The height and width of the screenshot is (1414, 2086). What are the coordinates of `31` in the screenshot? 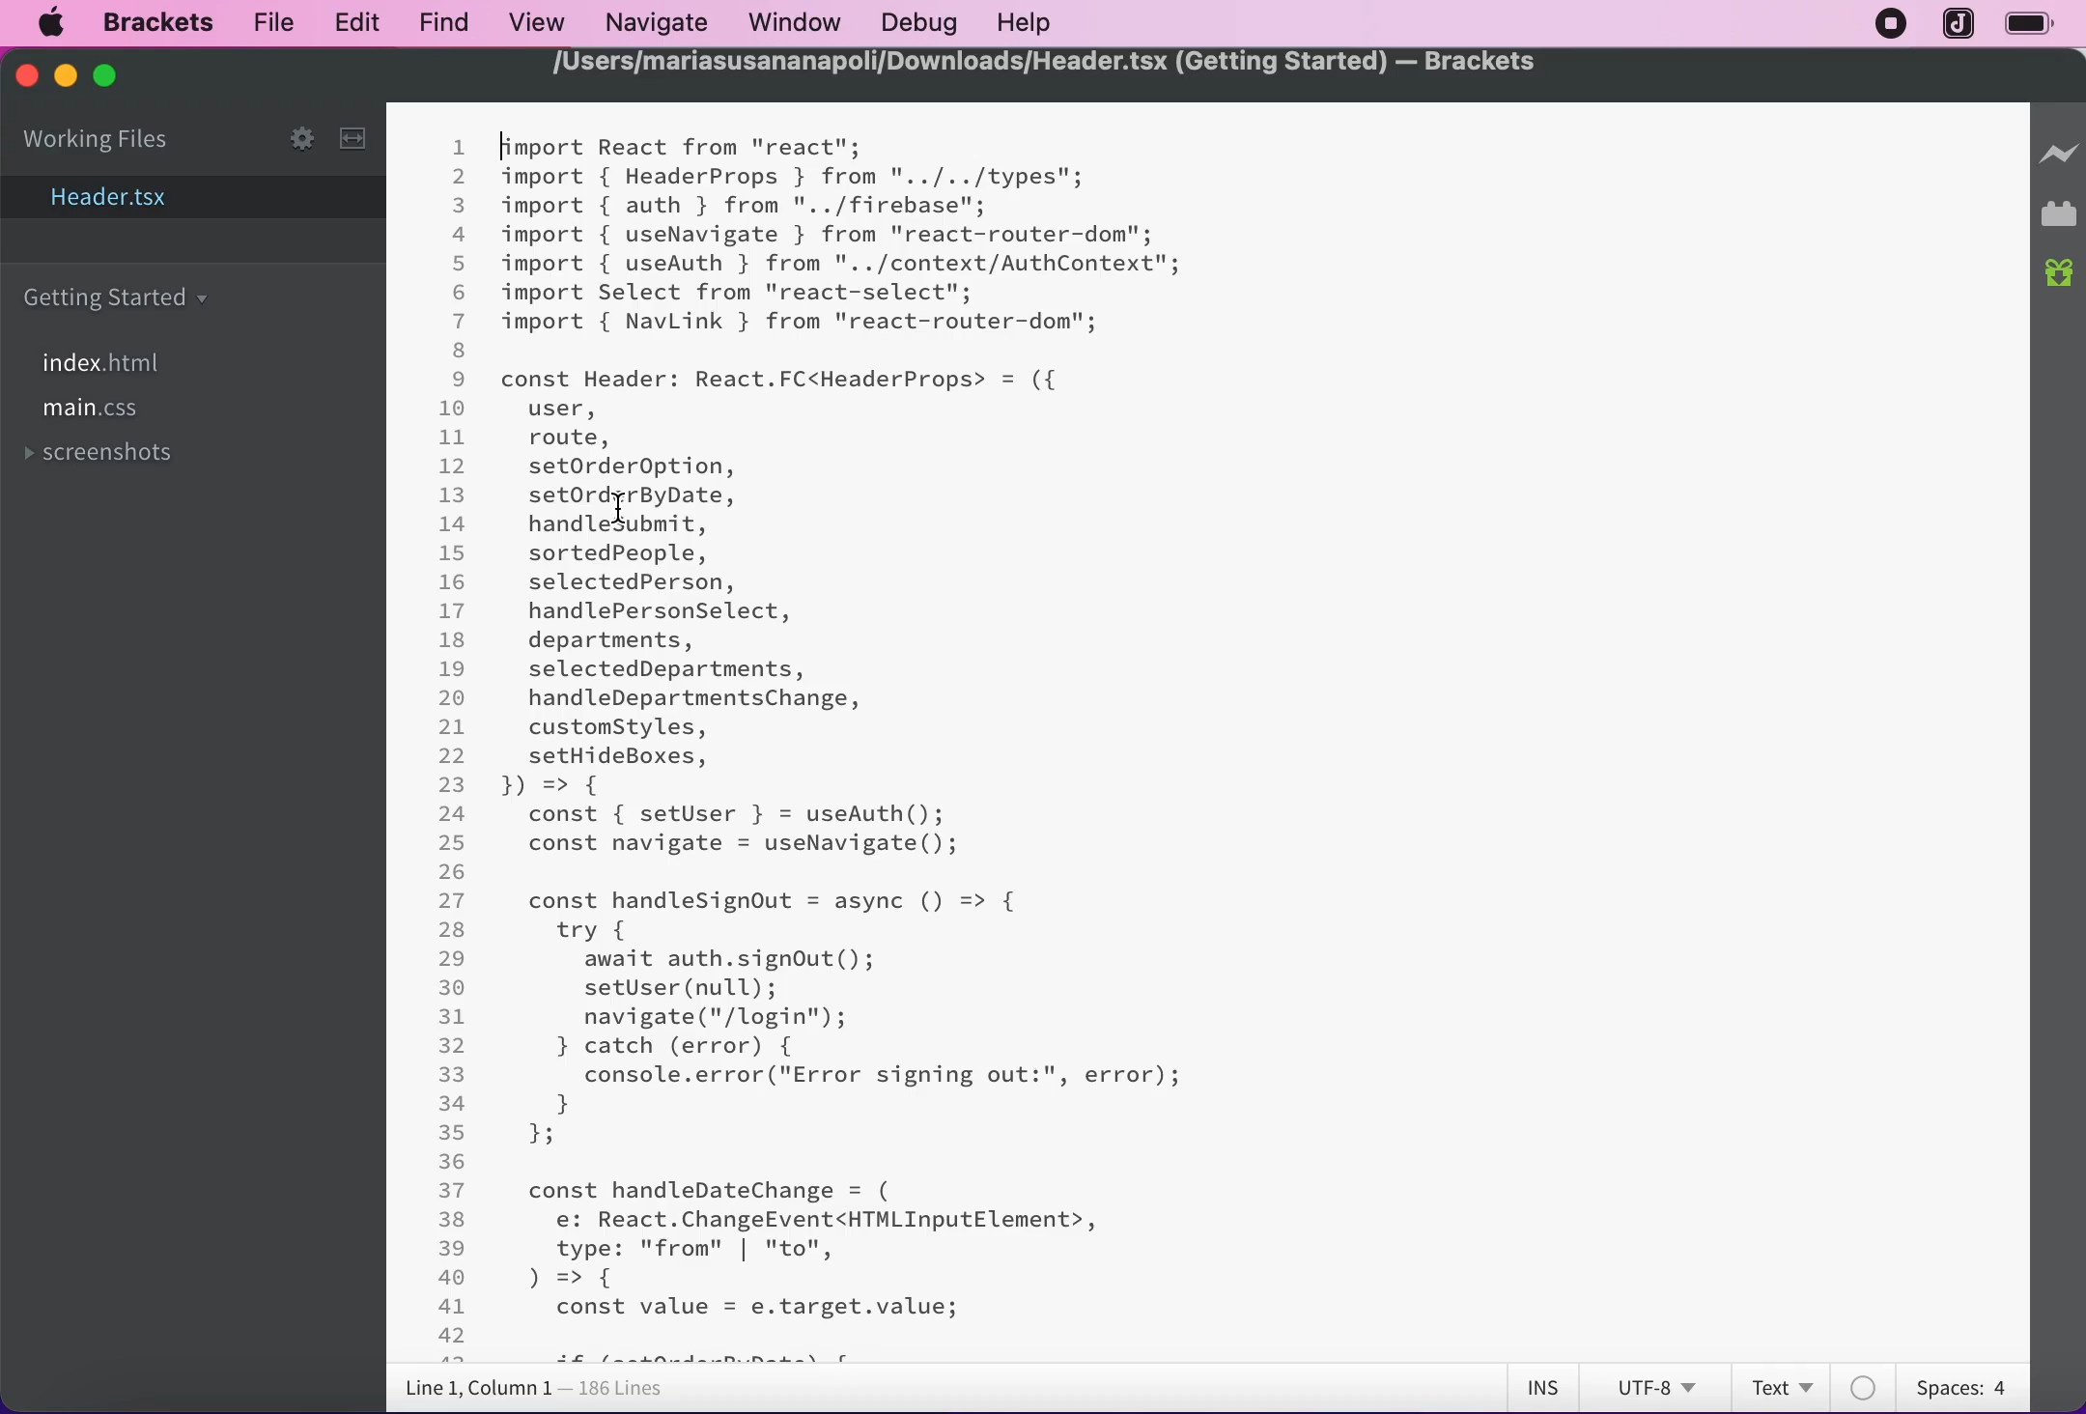 It's located at (452, 1016).